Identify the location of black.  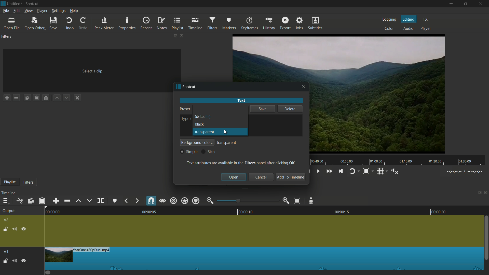
(199, 124).